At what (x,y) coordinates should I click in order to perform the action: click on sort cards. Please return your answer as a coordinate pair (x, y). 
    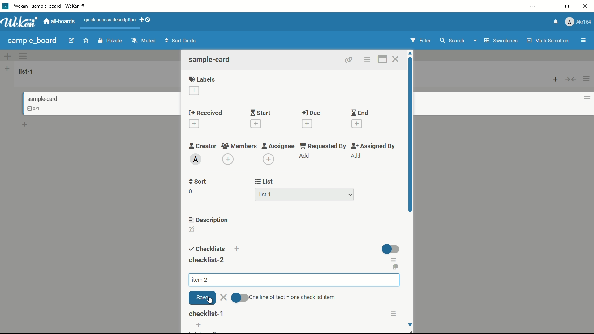
    Looking at the image, I should click on (181, 41).